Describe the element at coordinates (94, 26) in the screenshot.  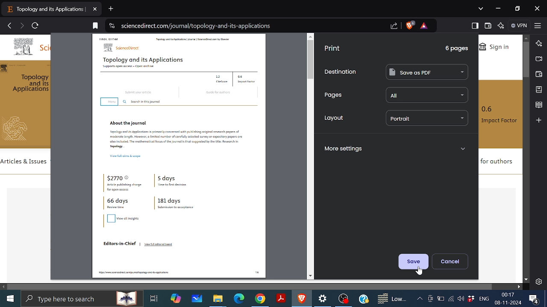
I see `bookmark this tab` at that location.